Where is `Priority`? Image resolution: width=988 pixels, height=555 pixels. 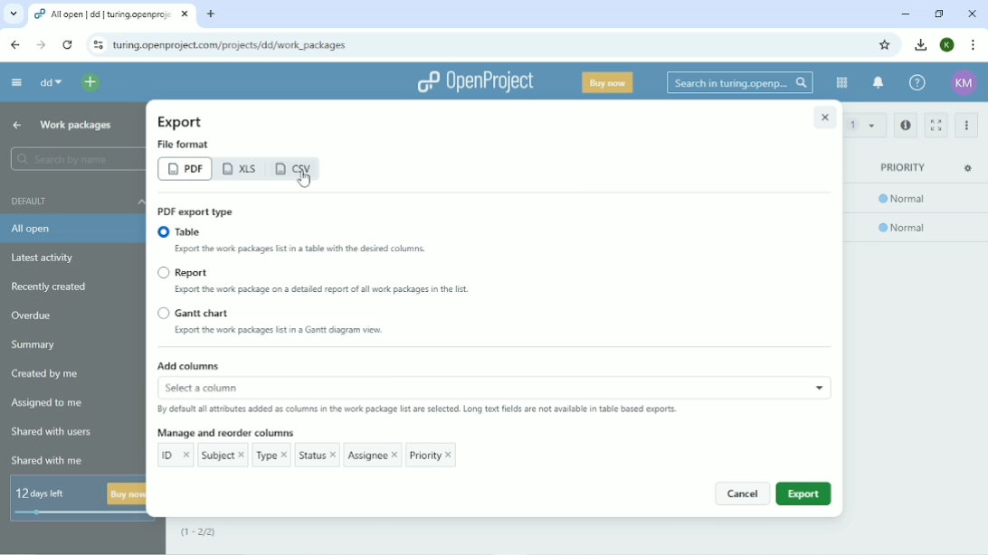
Priority is located at coordinates (903, 167).